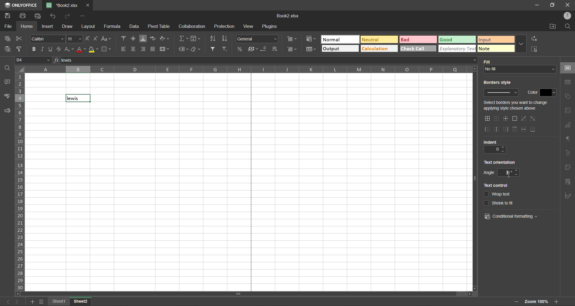 Image resolution: width=575 pixels, height=306 pixels. I want to click on table, so click(568, 83).